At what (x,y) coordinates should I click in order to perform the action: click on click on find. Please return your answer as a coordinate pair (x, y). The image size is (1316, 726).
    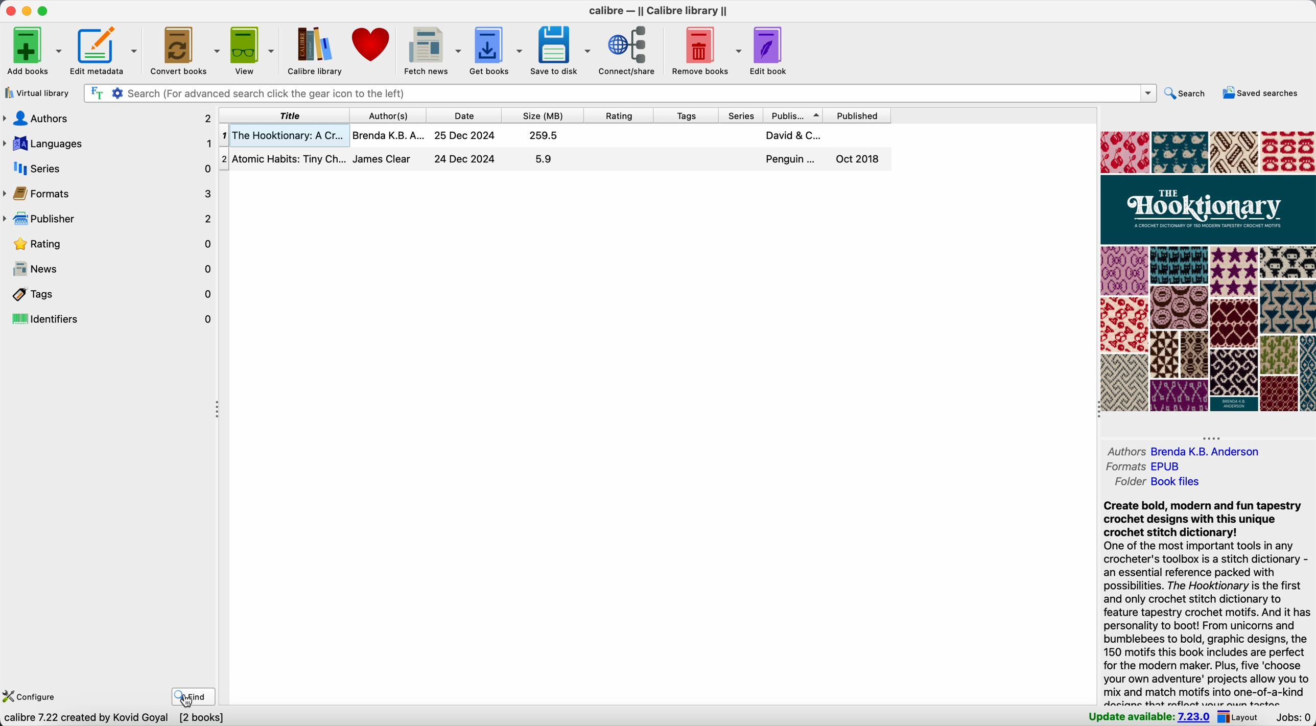
    Looking at the image, I should click on (193, 698).